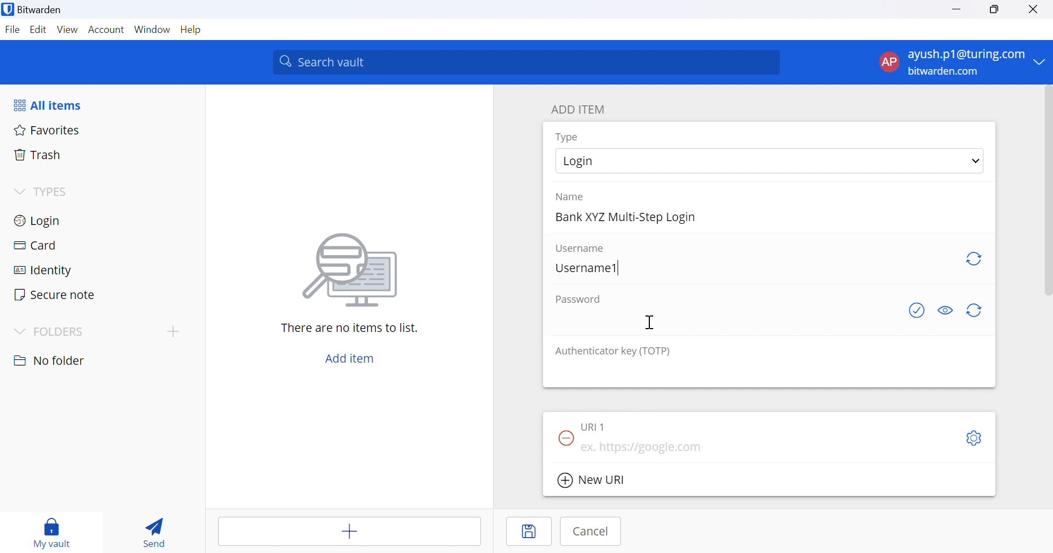 The image size is (1053, 553). Describe the element at coordinates (352, 270) in the screenshot. I see `Image` at that location.